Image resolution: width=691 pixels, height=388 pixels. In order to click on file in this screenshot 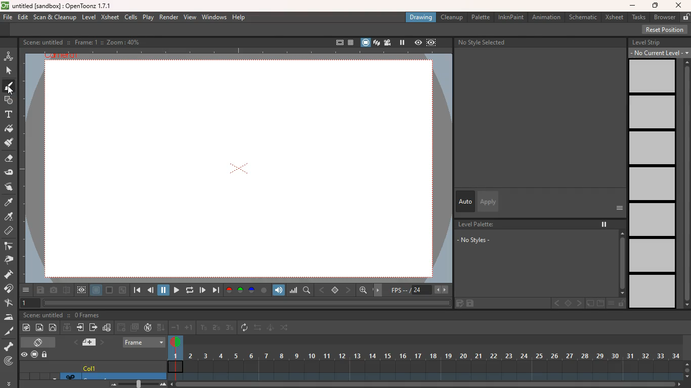, I will do `click(8, 18)`.